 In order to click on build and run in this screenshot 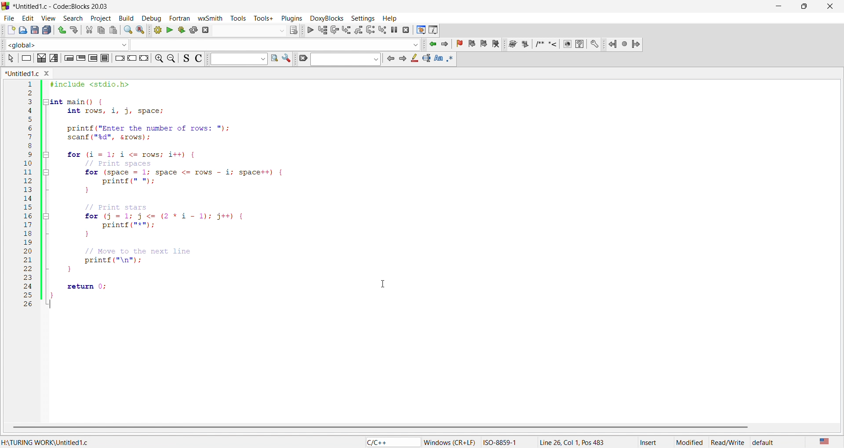, I will do `click(179, 30)`.